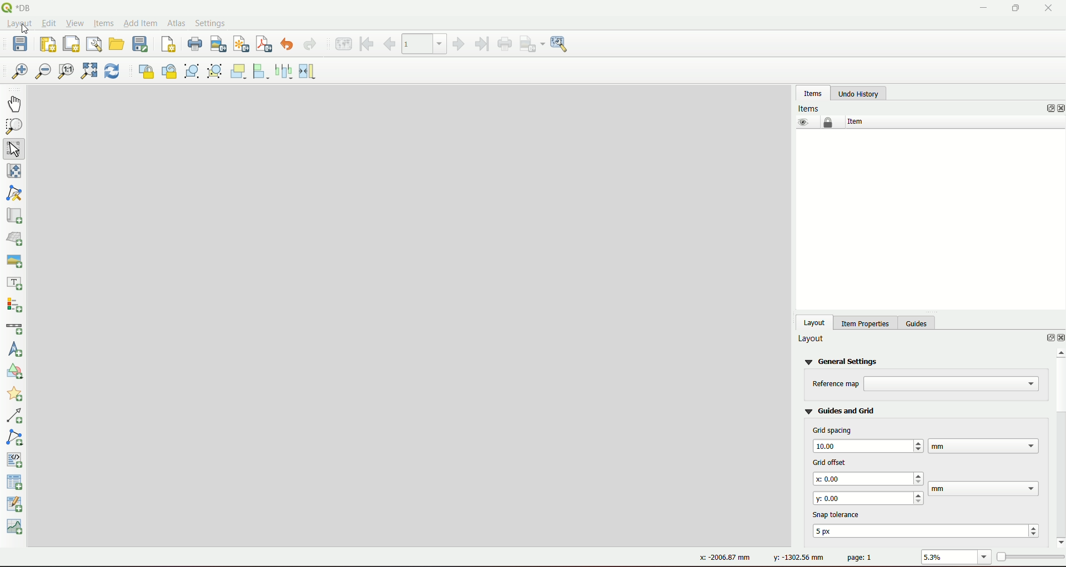  Describe the element at coordinates (985, 558) in the screenshot. I see `zoom` at that location.